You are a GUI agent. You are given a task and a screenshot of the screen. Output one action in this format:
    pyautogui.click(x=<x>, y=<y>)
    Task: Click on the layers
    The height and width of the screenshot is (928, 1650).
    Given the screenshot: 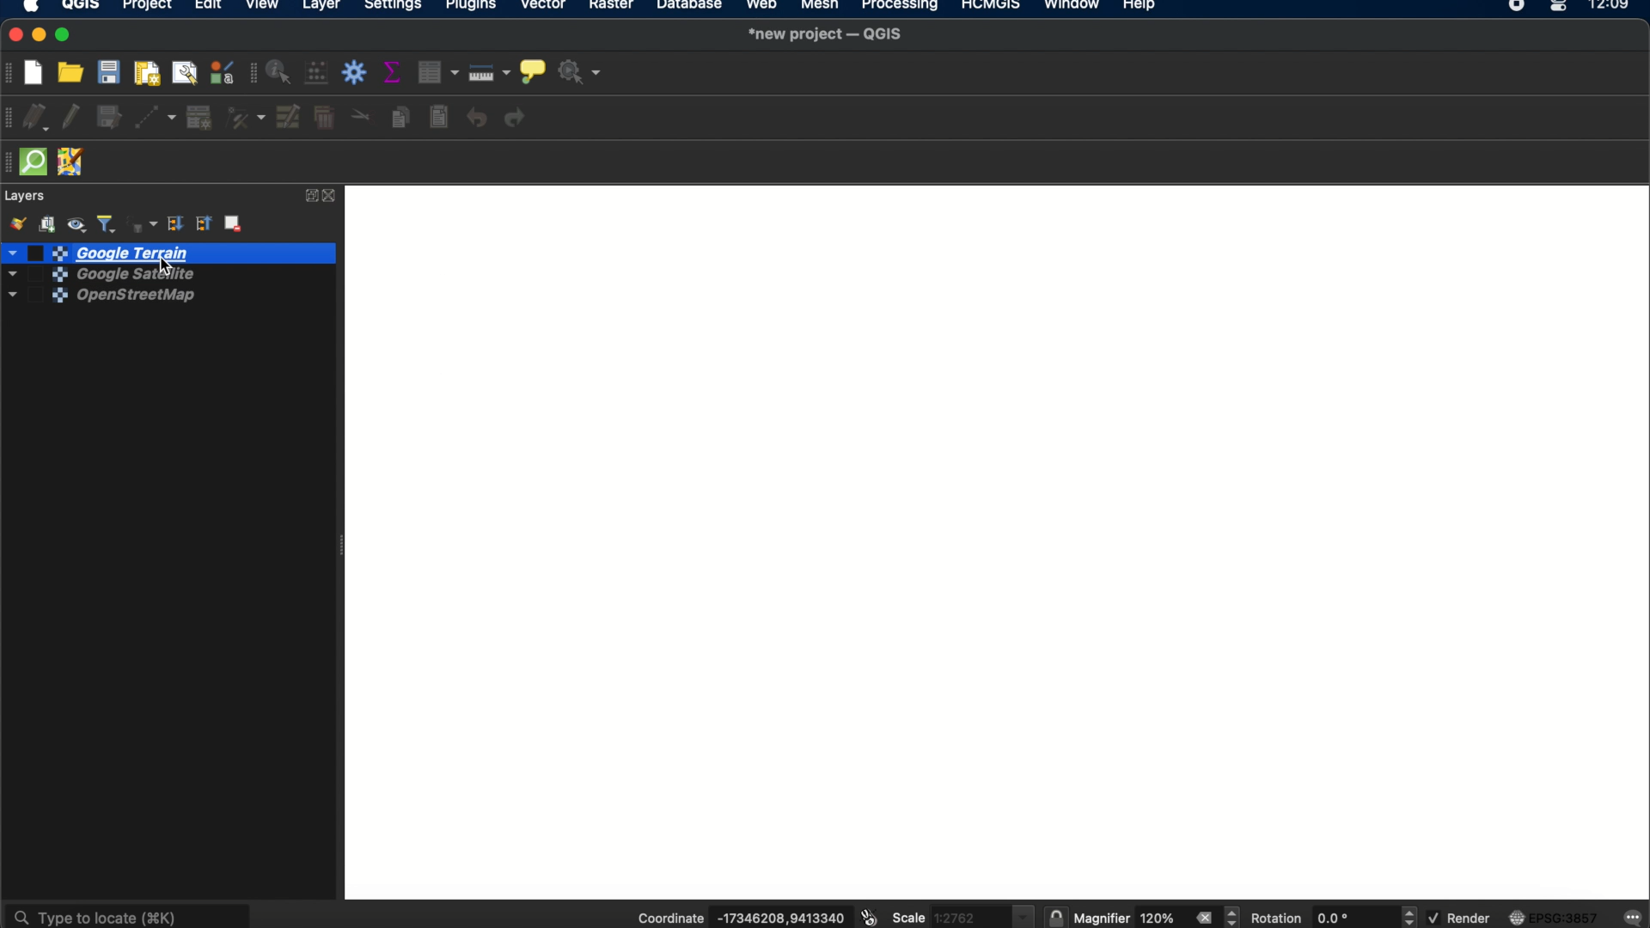 What is the action you would take?
    pyautogui.click(x=27, y=196)
    